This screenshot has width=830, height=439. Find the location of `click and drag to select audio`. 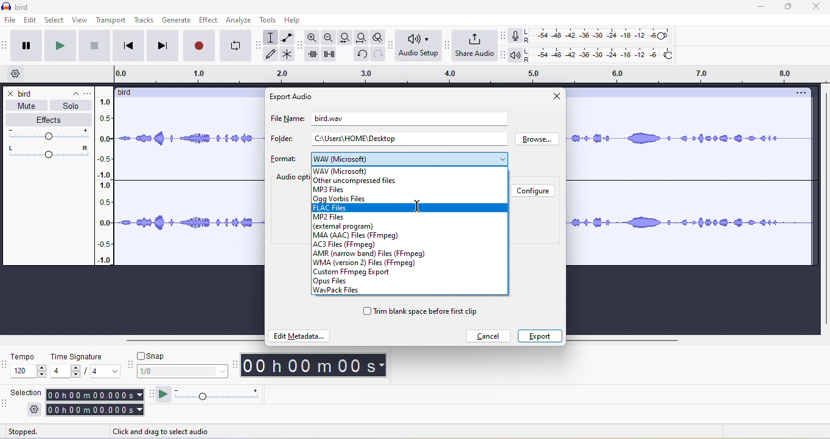

click and drag to select audio is located at coordinates (172, 430).